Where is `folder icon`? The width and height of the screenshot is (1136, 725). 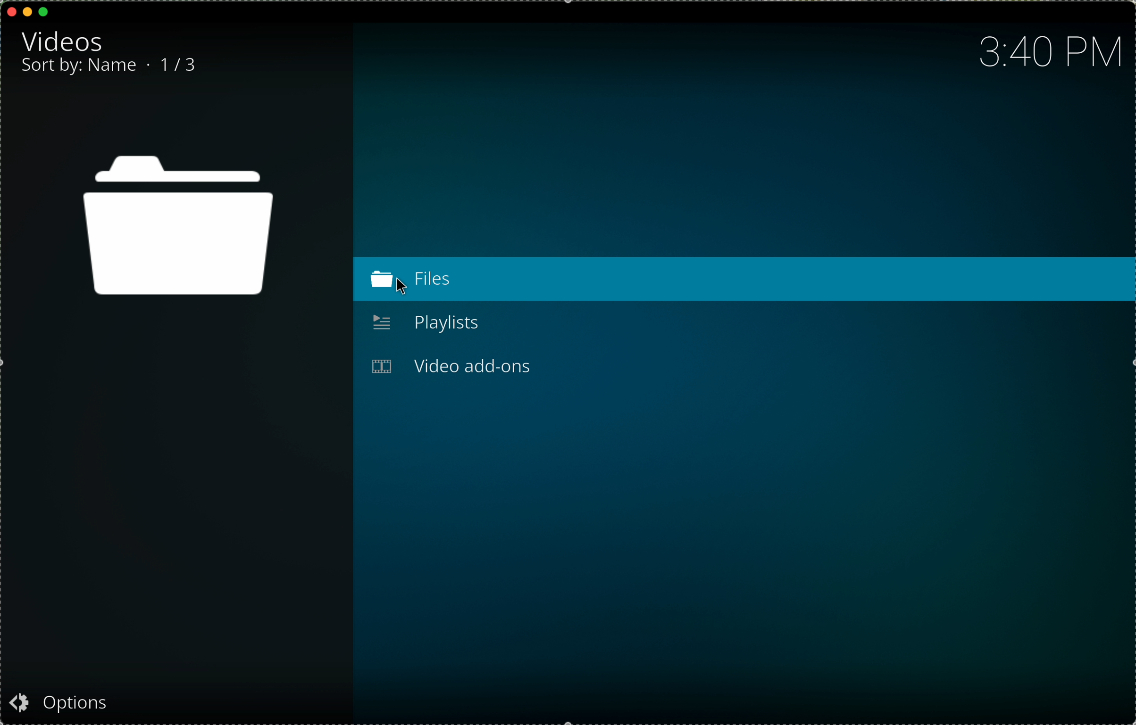 folder icon is located at coordinates (178, 227).